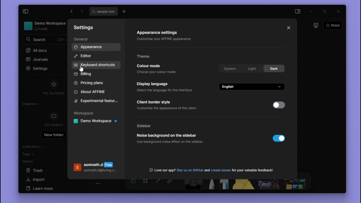 The image size is (361, 203). What do you see at coordinates (289, 28) in the screenshot?
I see `Close` at bounding box center [289, 28].